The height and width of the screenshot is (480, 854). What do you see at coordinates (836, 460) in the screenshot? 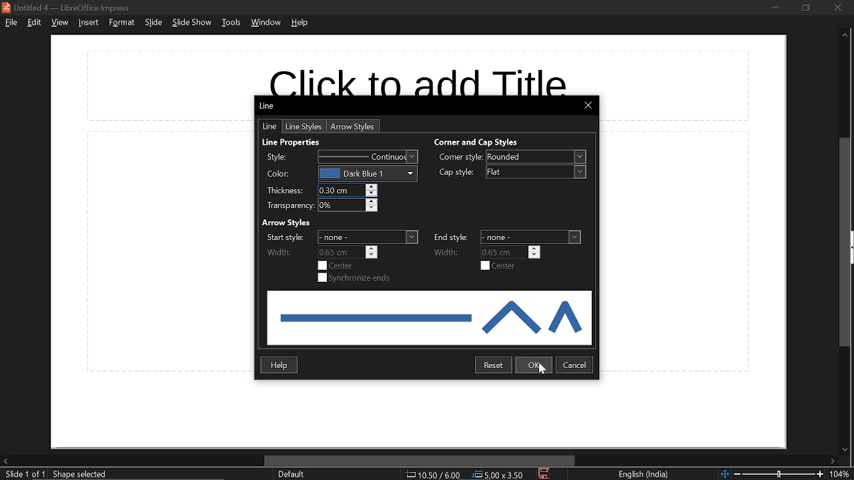
I see `move right` at bounding box center [836, 460].